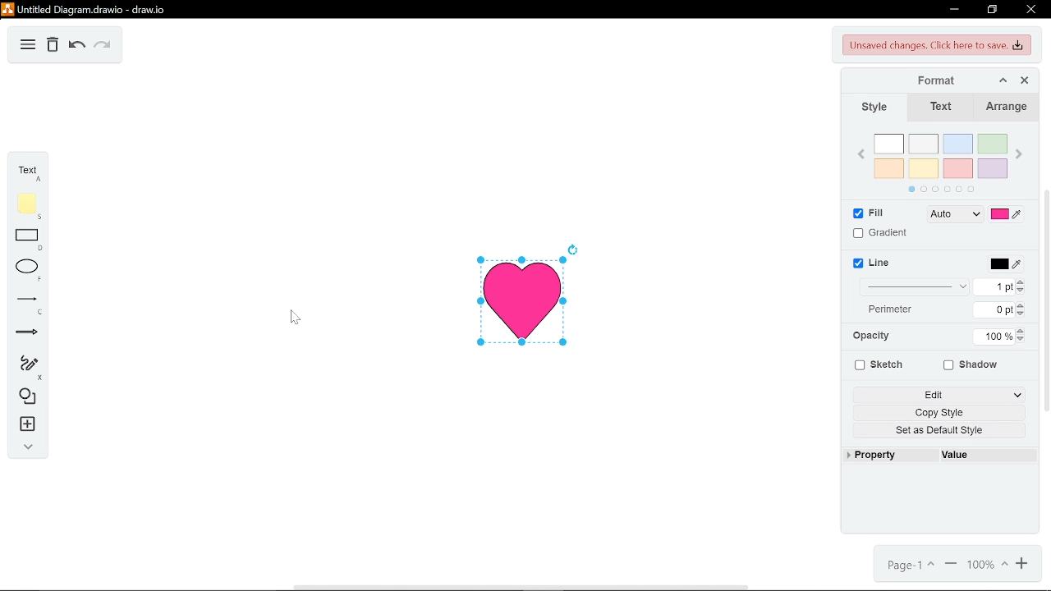 The image size is (1051, 591). Describe the element at coordinates (1007, 108) in the screenshot. I see `arrange` at that location.